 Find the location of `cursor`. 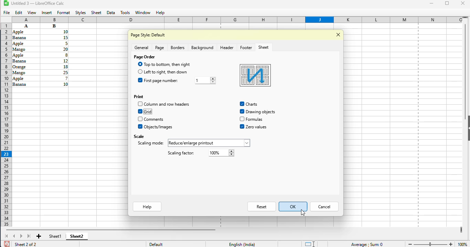

cursor is located at coordinates (303, 213).